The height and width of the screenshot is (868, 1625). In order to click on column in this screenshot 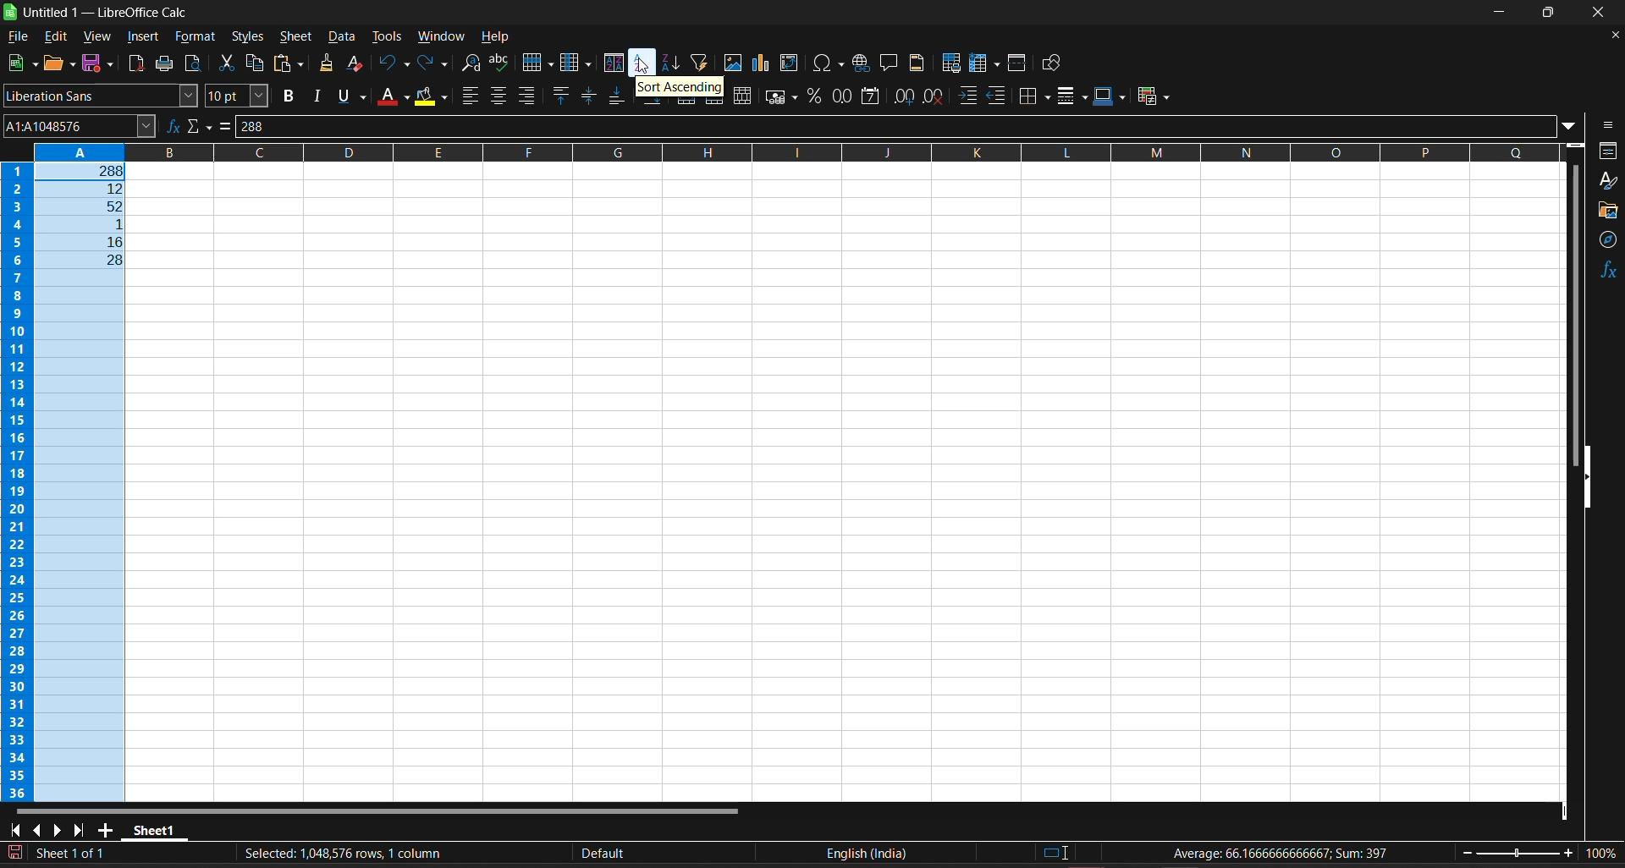, I will do `click(574, 63)`.